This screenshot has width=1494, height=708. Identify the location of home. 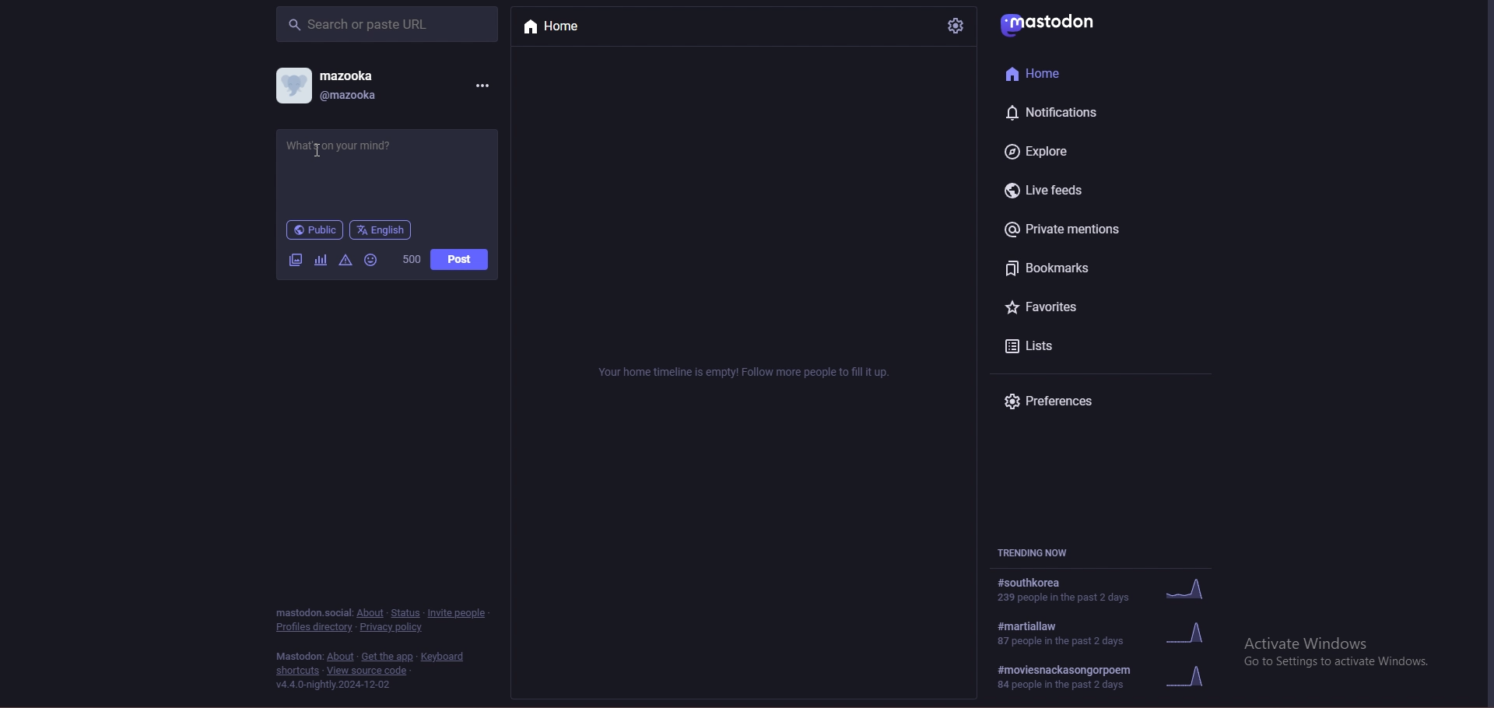
(1061, 74).